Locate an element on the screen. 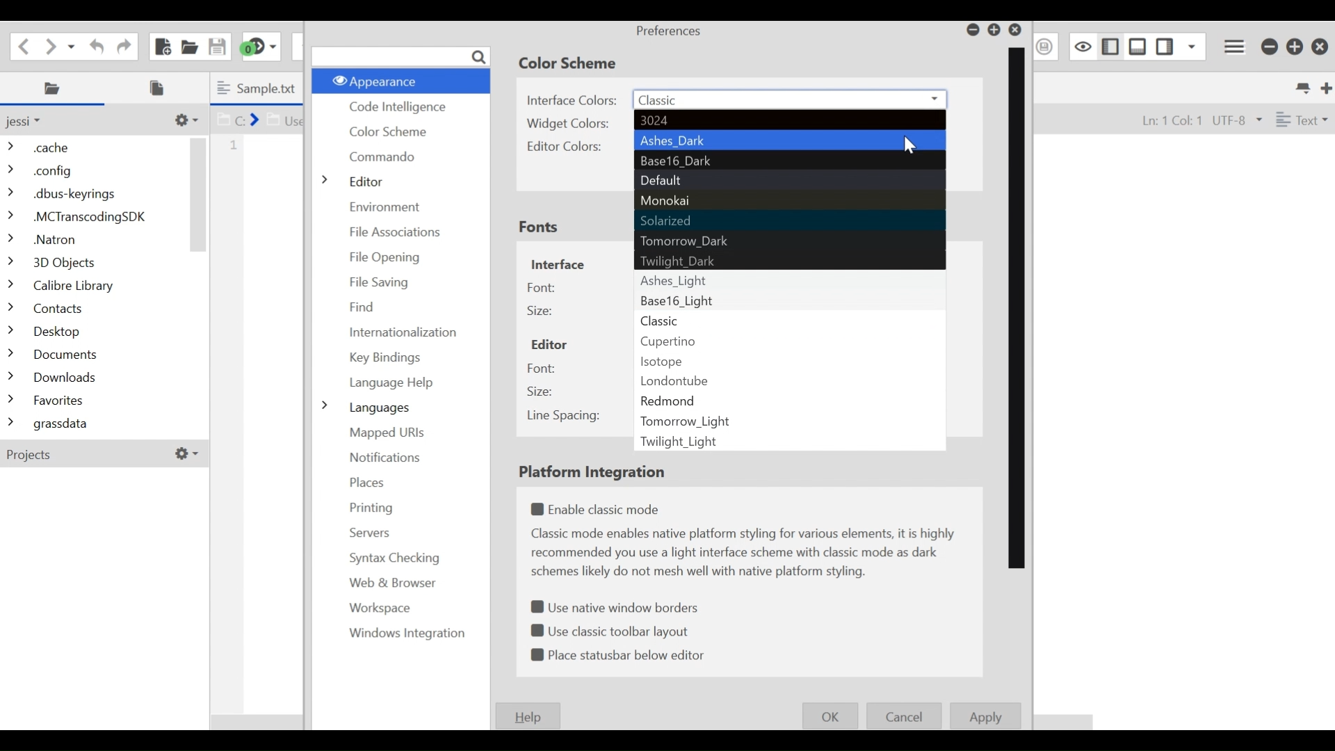 This screenshot has height=751, width=1335. Mapped URL is located at coordinates (387, 433).